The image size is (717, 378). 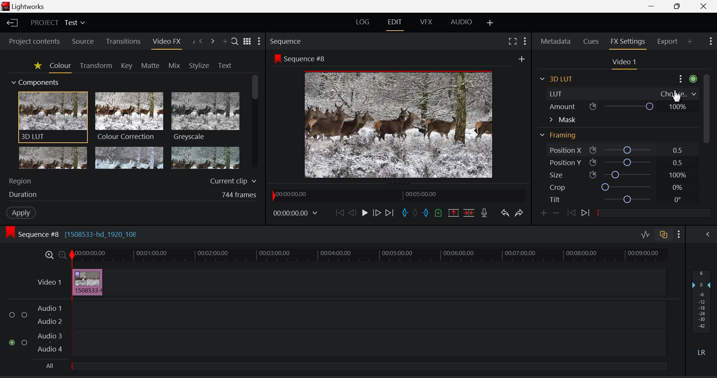 What do you see at coordinates (339, 214) in the screenshot?
I see `To Start` at bounding box center [339, 214].